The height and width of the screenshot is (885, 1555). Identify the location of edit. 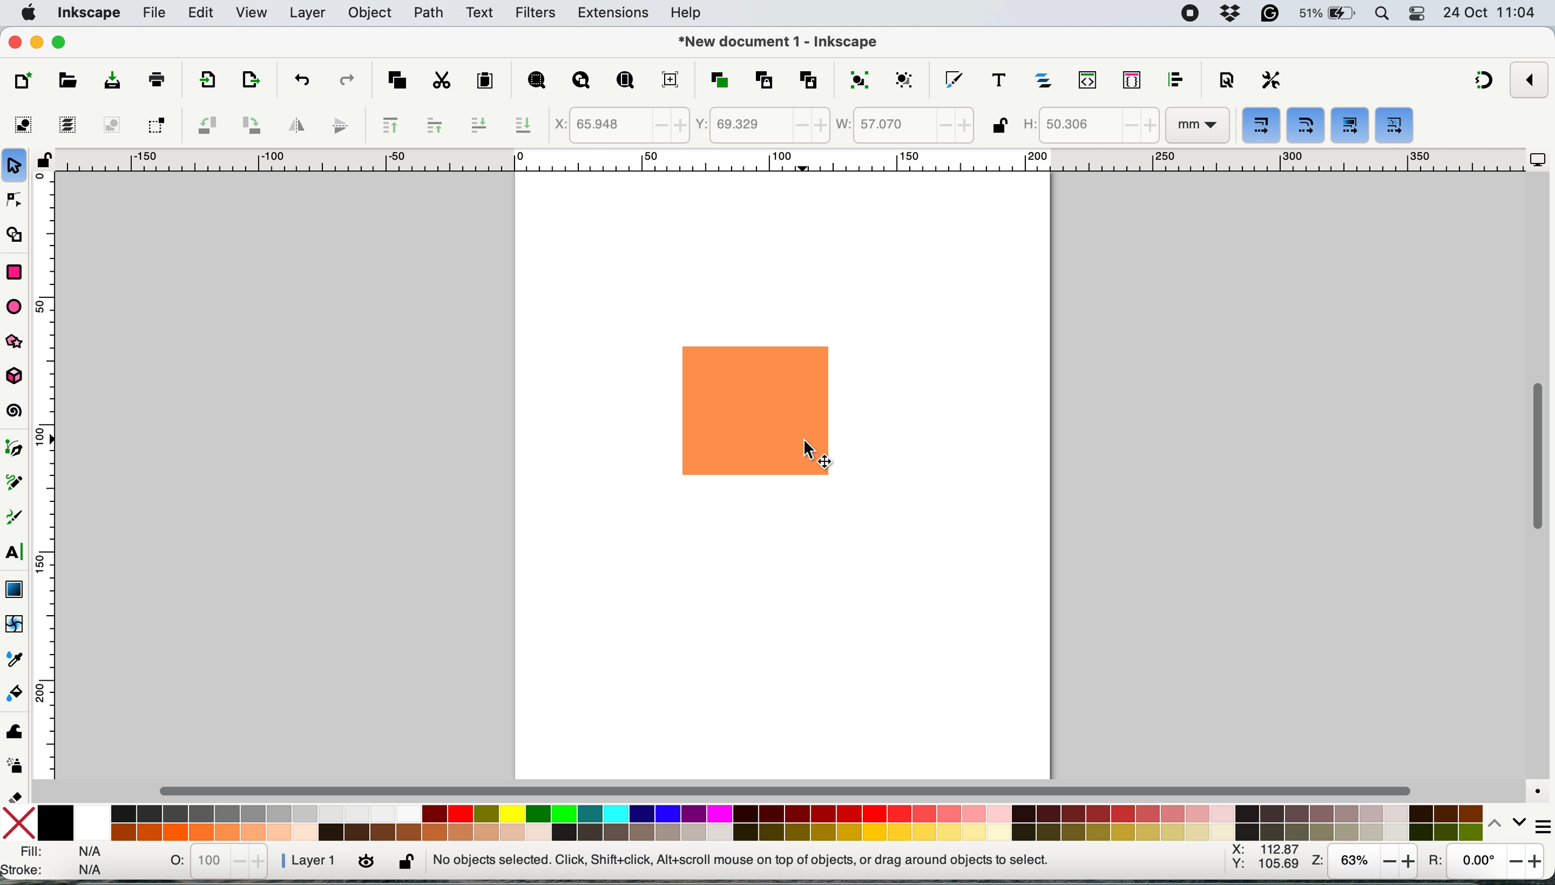
(203, 14).